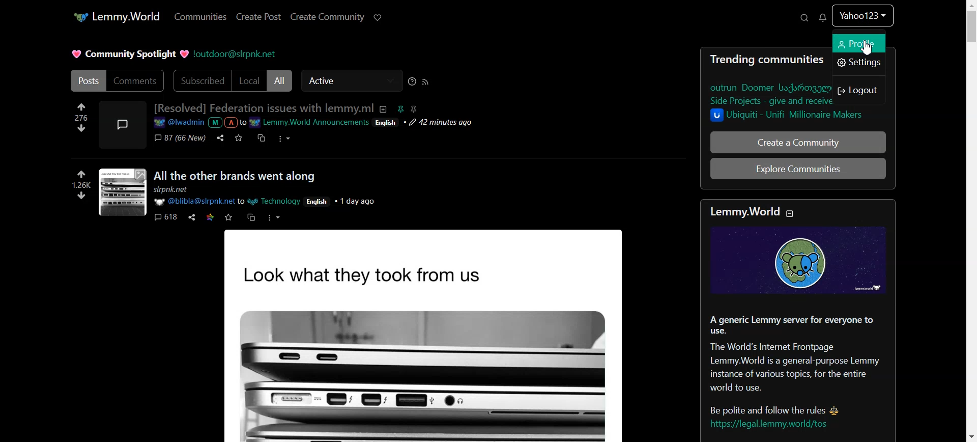 This screenshot has width=977, height=442. I want to click on Hyperlink, so click(315, 122).